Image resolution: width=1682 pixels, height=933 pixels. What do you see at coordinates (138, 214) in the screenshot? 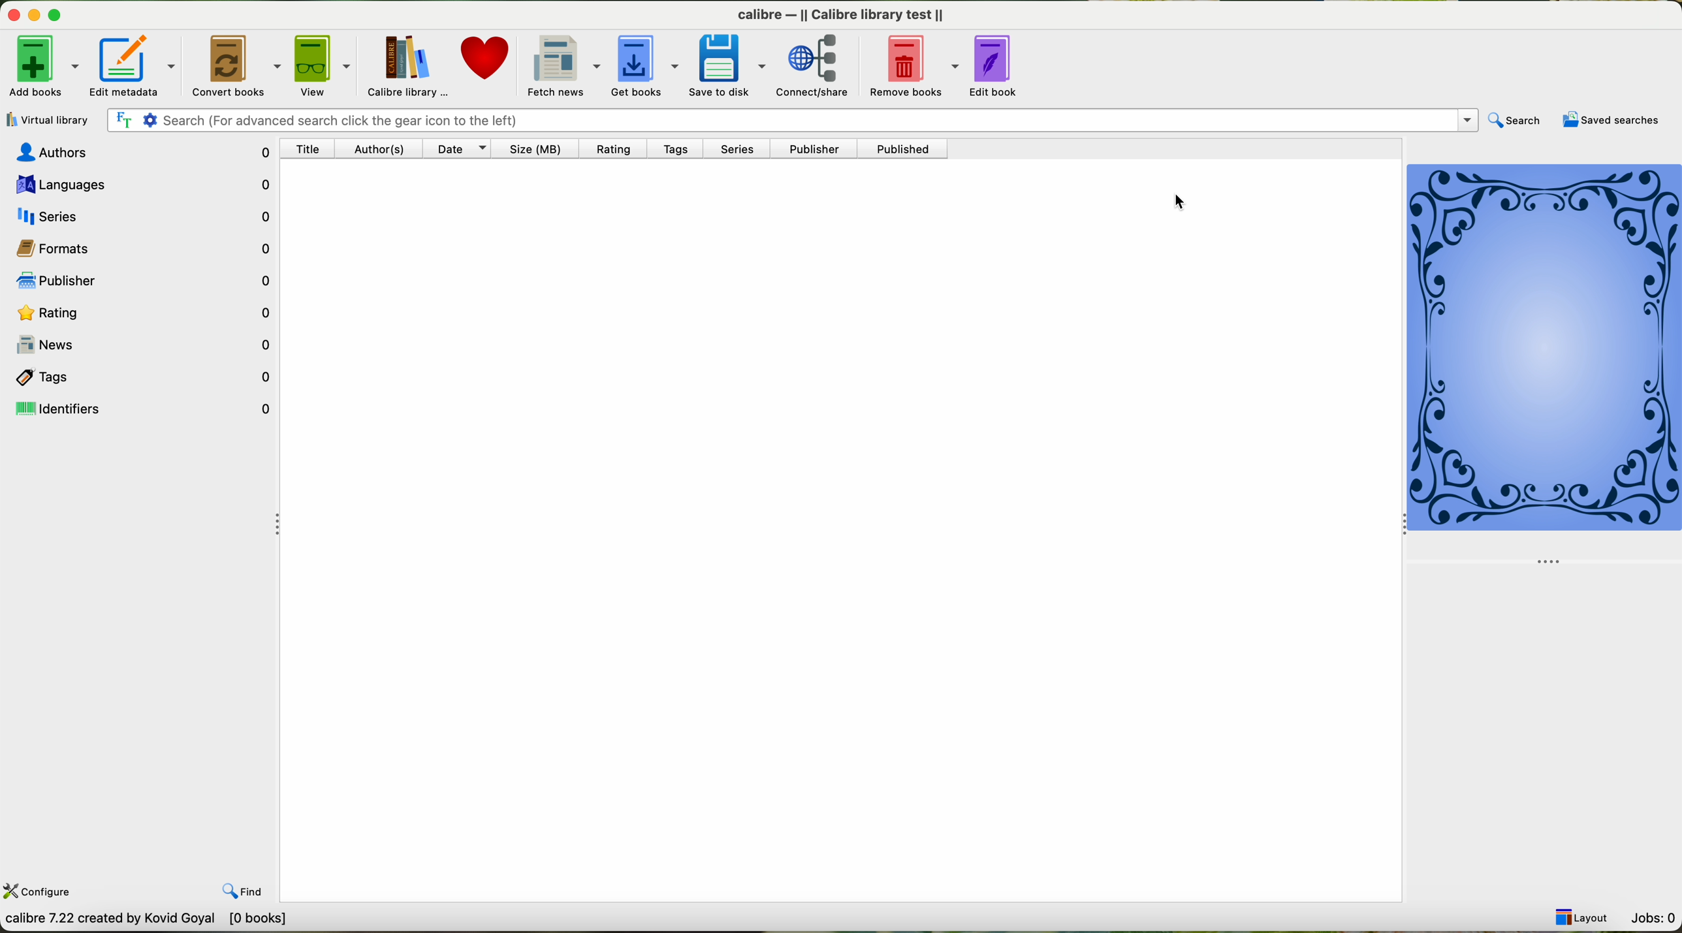
I see `series` at bounding box center [138, 214].